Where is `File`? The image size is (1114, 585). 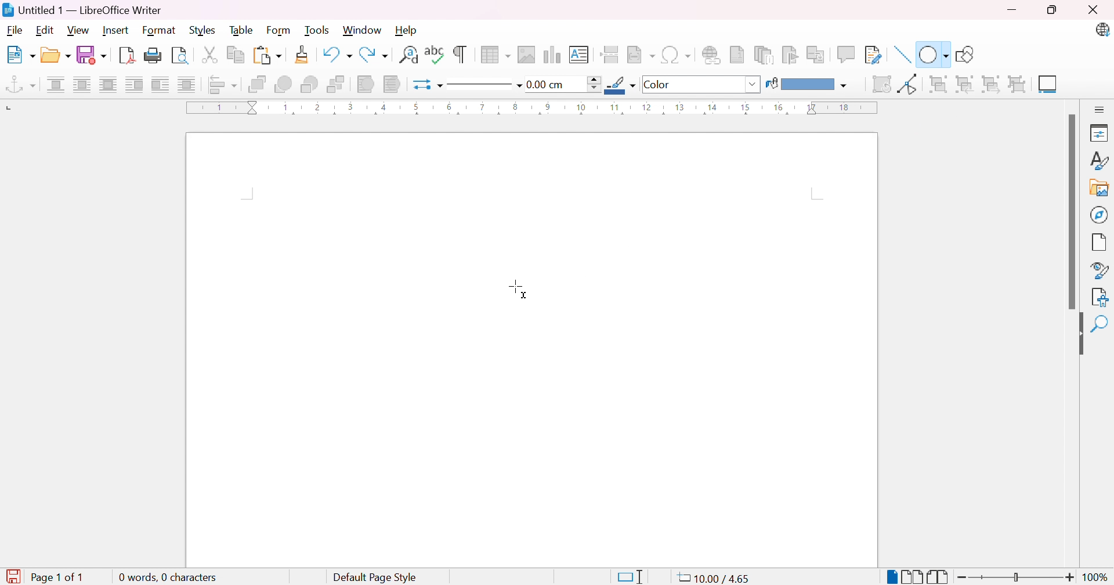
File is located at coordinates (15, 32).